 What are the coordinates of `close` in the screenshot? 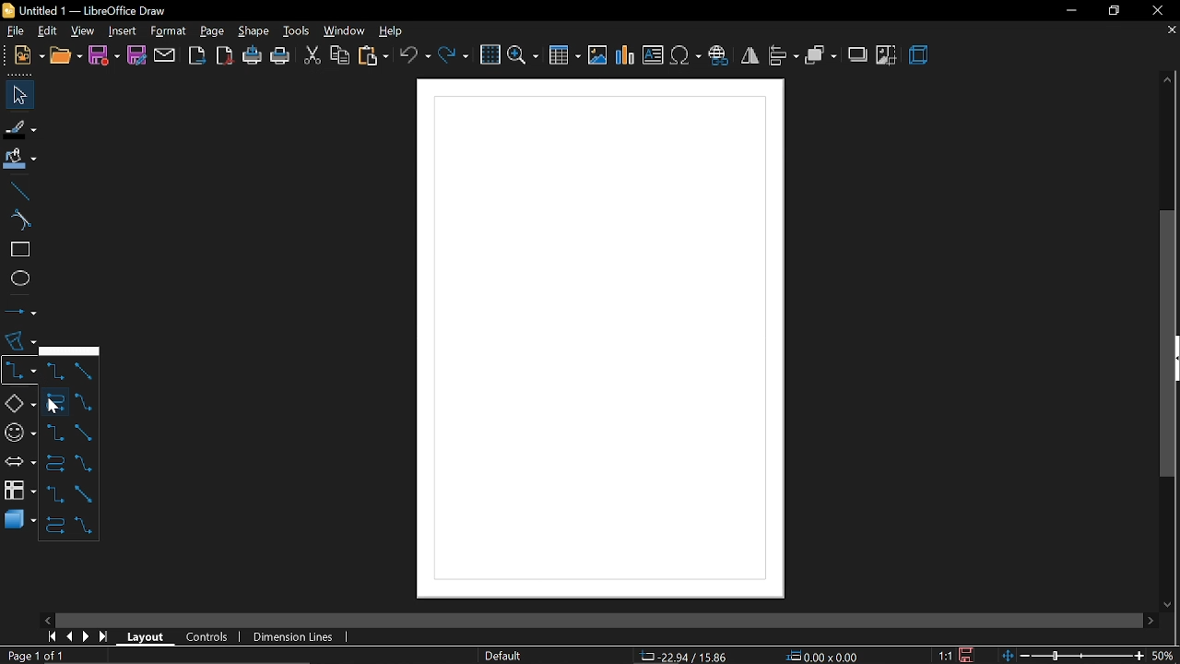 It's located at (1155, 10).